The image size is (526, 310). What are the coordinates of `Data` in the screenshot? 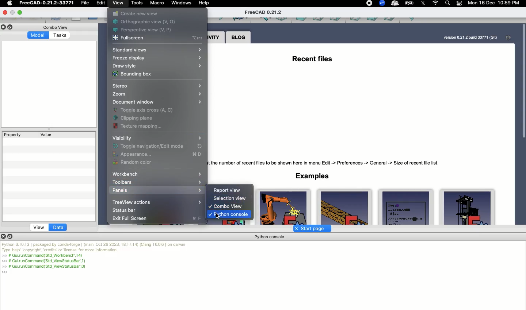 It's located at (58, 228).